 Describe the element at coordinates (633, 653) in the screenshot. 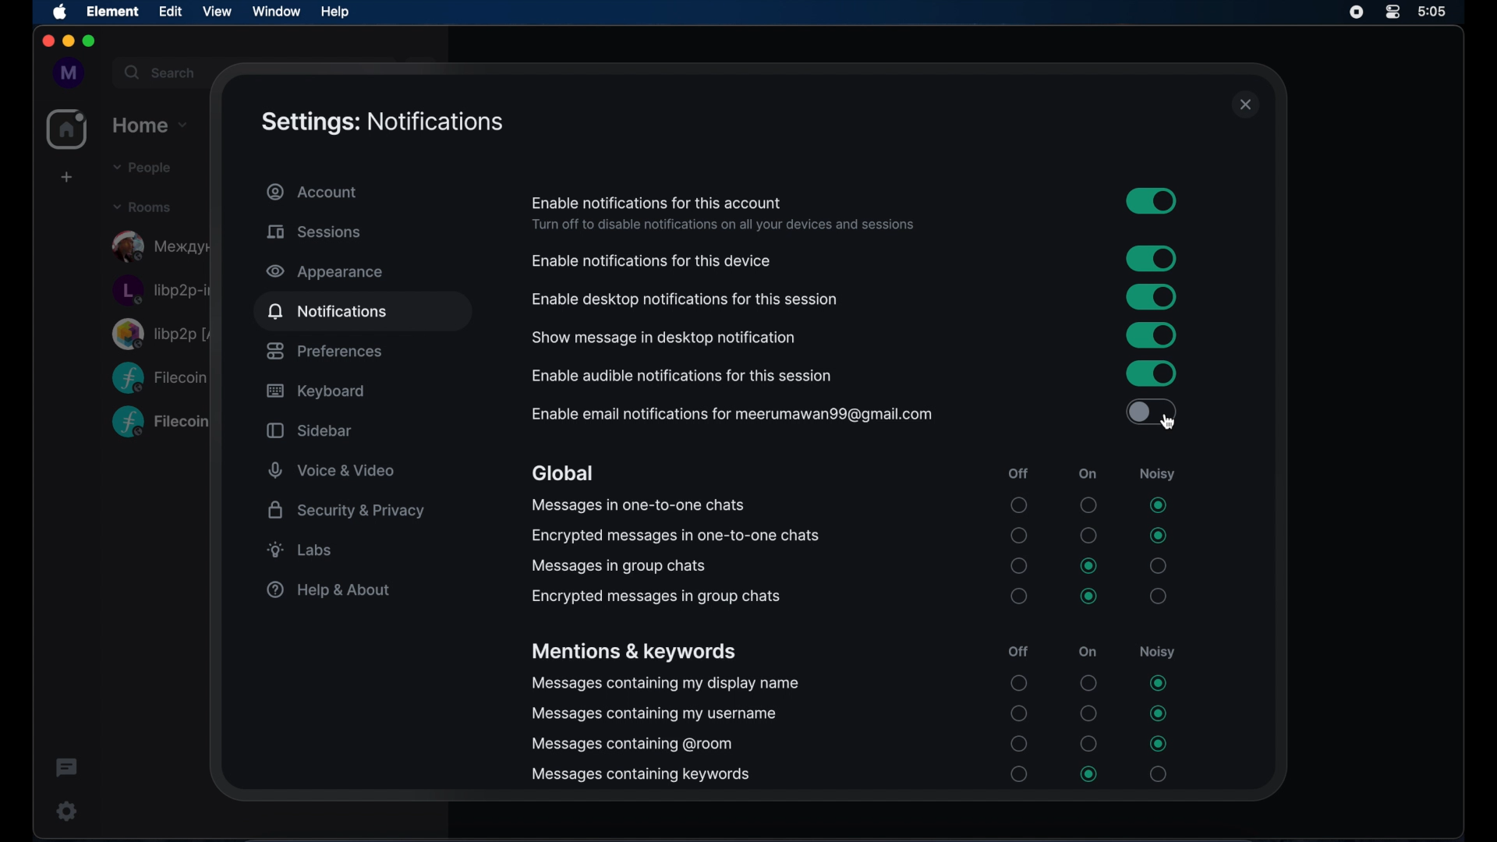

I see `mentions  and keywords` at that location.